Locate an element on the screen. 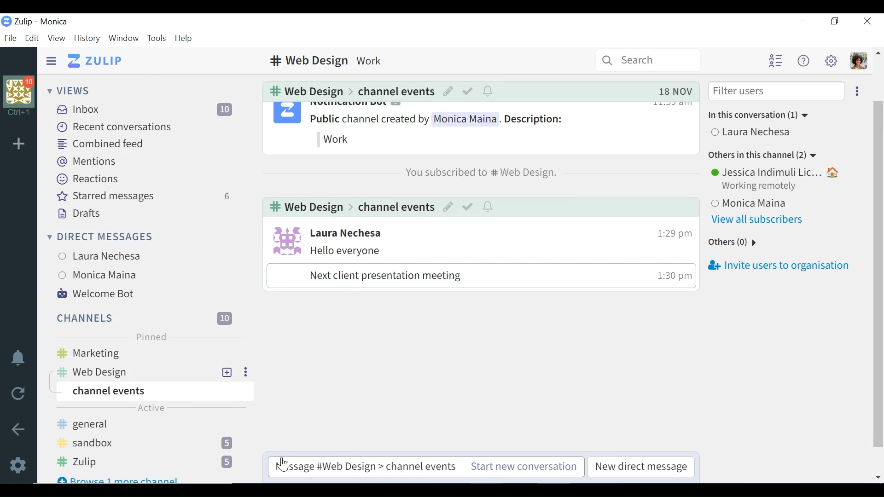 The image size is (884, 497). Go to Home View (inbox) is located at coordinates (96, 61).